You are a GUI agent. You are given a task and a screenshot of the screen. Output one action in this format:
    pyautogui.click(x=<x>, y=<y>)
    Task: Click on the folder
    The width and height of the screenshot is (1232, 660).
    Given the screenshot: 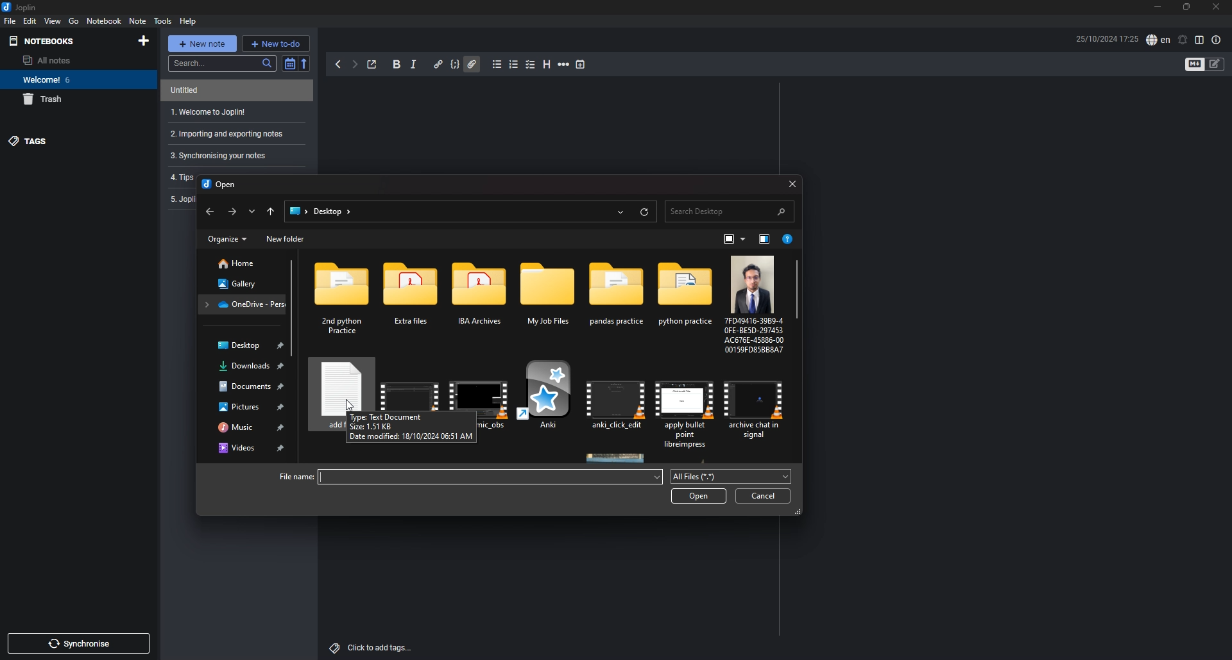 What is the action you would take?
    pyautogui.click(x=243, y=303)
    